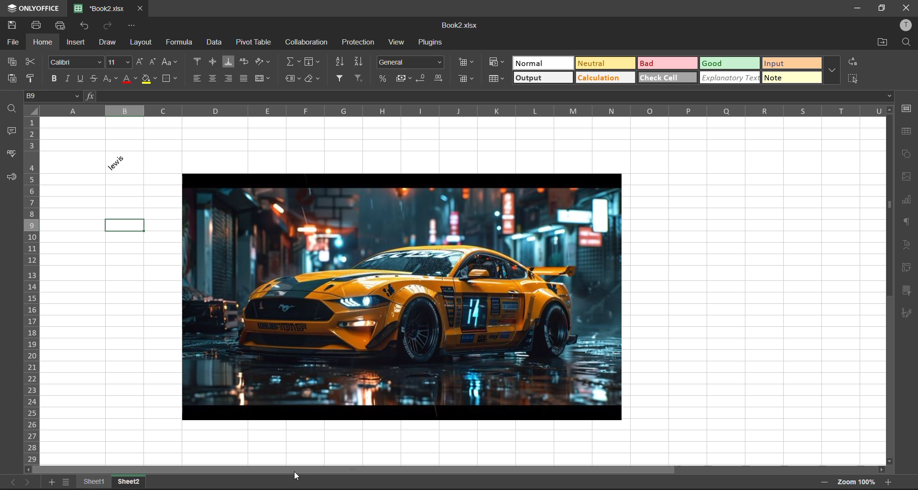  Describe the element at coordinates (15, 24) in the screenshot. I see `save` at that location.